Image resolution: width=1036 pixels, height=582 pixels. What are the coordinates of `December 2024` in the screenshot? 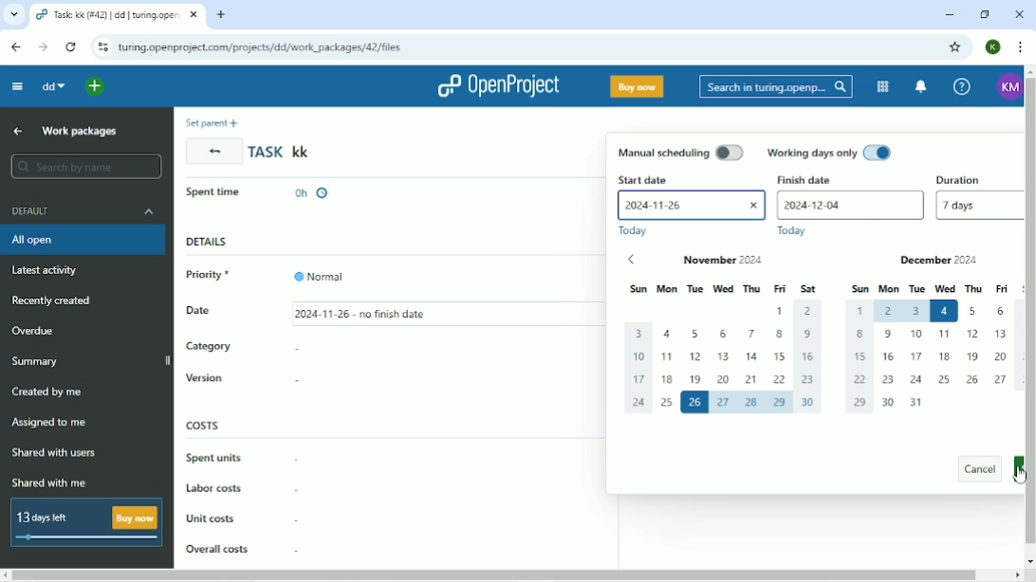 It's located at (931, 259).